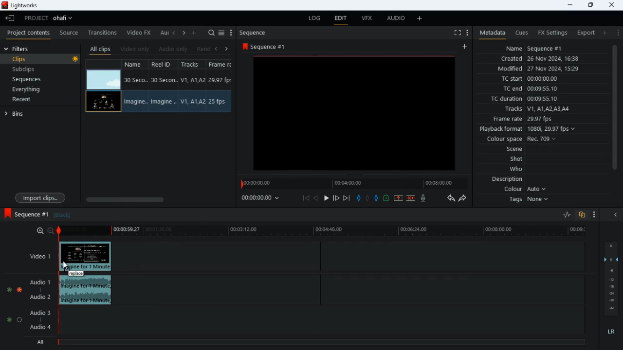 The height and width of the screenshot is (350, 623). Describe the element at coordinates (221, 64) in the screenshot. I see `fps` at that location.